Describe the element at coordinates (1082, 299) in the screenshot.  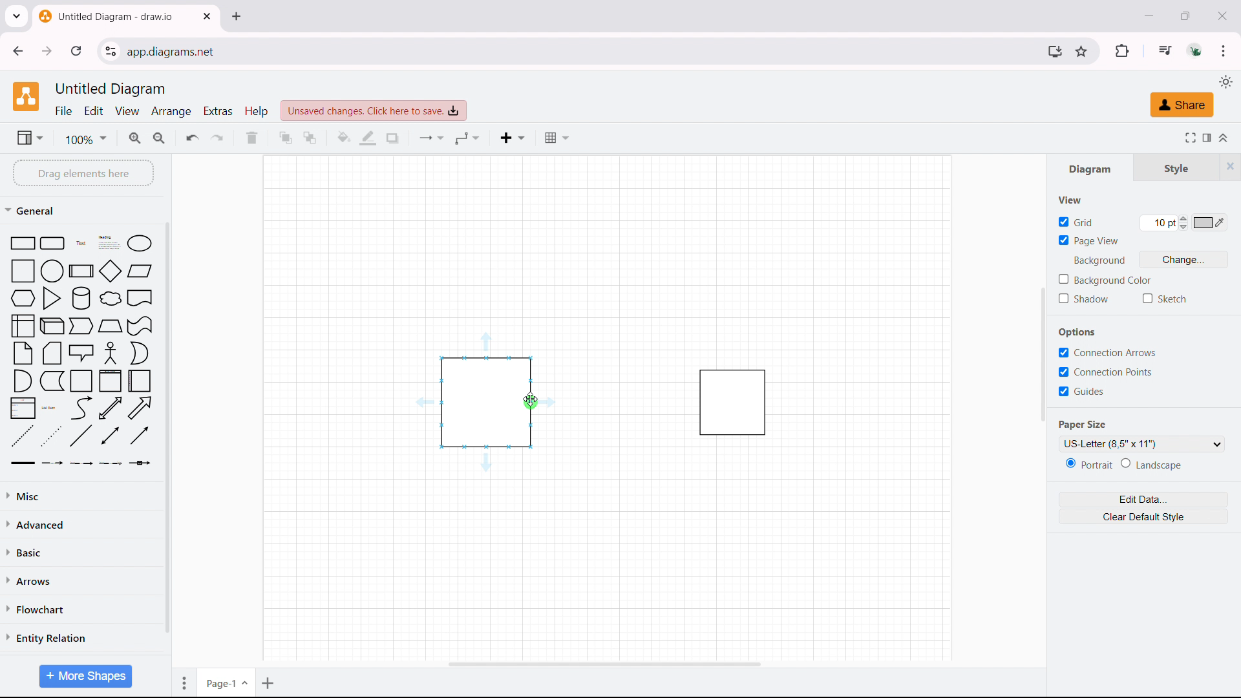
I see `shadow` at that location.